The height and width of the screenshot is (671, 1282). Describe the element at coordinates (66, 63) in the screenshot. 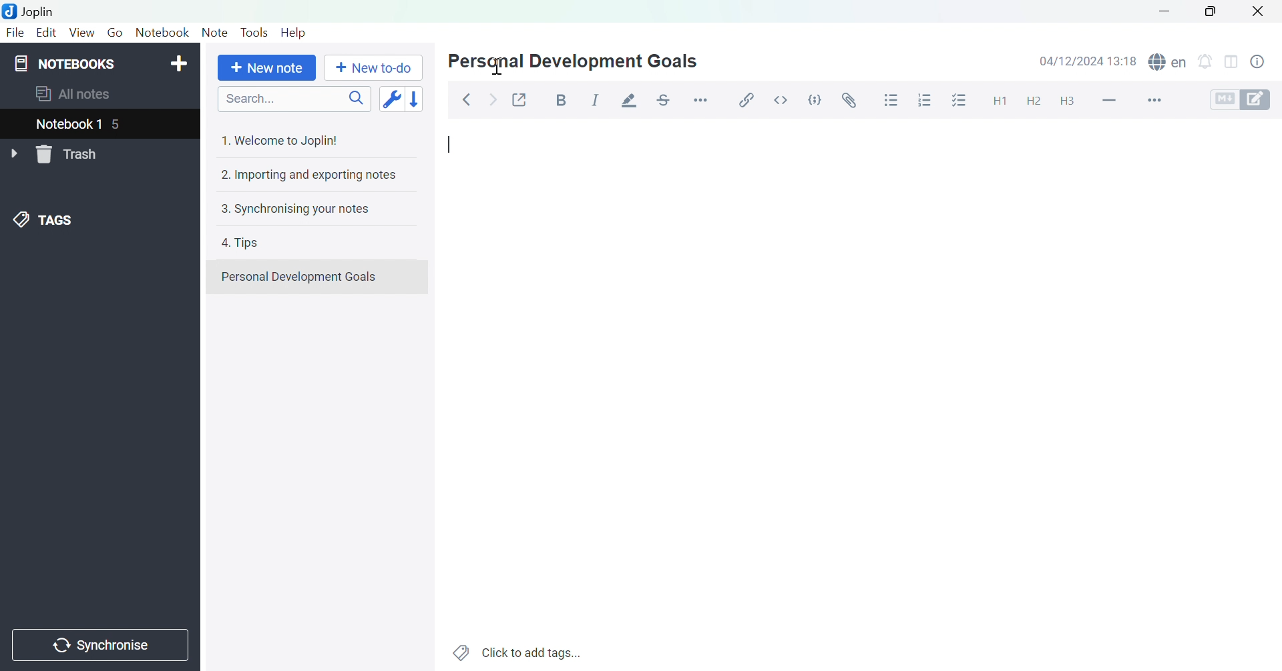

I see `NOTEBOOKS` at that location.